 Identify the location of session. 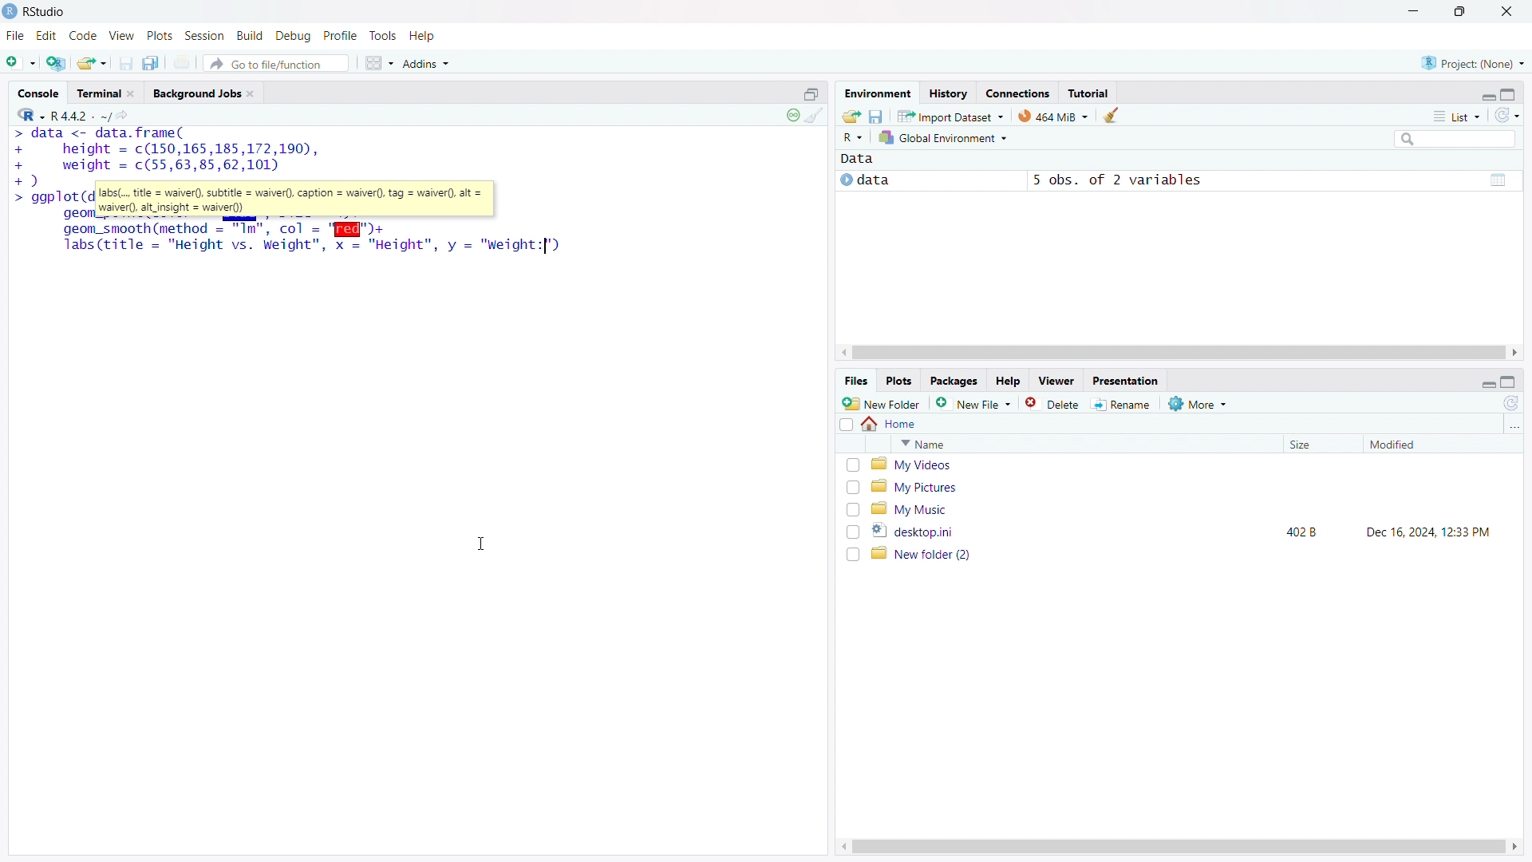
(204, 35).